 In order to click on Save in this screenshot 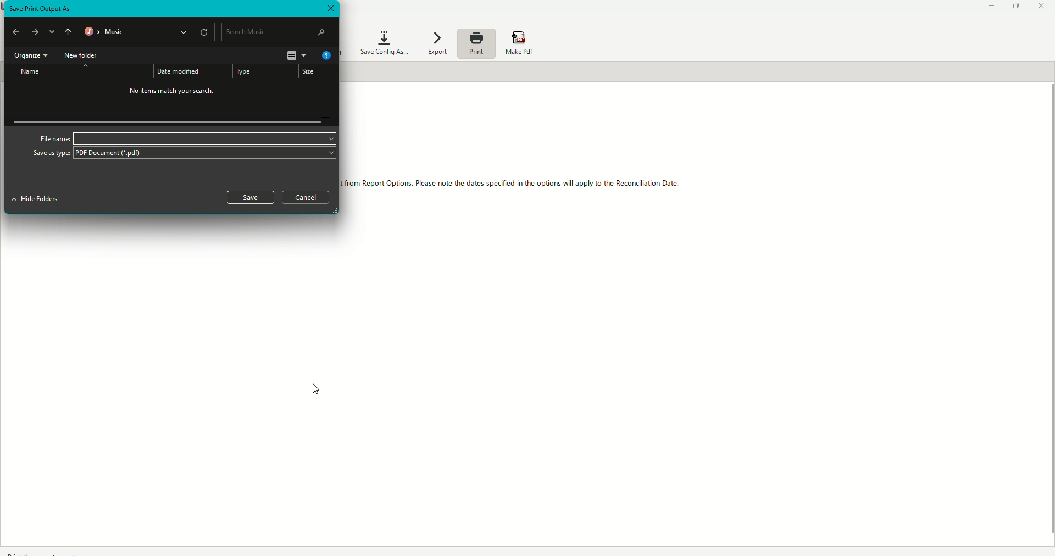, I will do `click(249, 196)`.